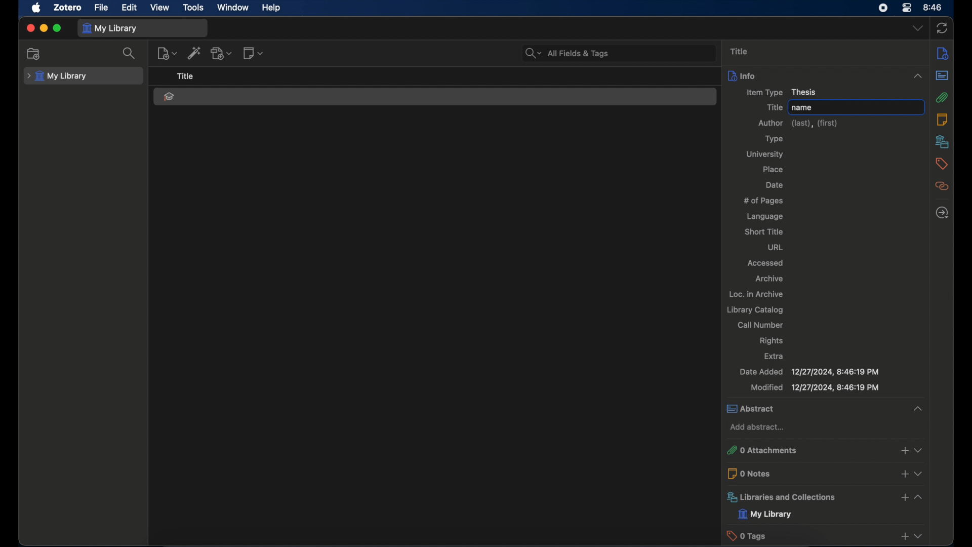 This screenshot has height=547, width=972. I want to click on dropdown, so click(919, 448).